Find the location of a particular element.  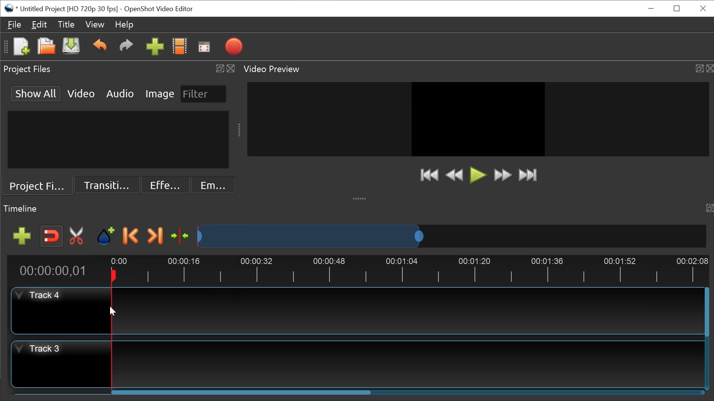

scrollbar is located at coordinates (241, 392).